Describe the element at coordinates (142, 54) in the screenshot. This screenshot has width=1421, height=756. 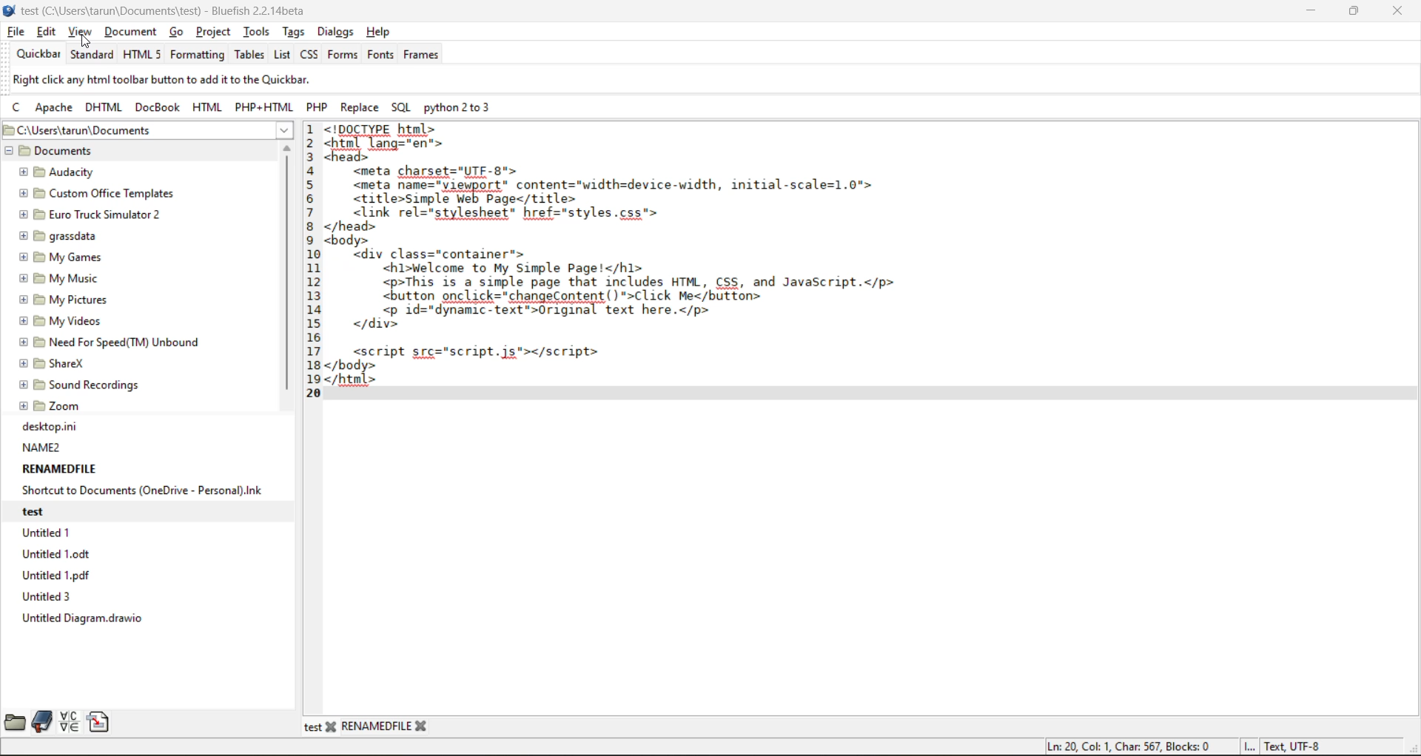
I see `html` at that location.